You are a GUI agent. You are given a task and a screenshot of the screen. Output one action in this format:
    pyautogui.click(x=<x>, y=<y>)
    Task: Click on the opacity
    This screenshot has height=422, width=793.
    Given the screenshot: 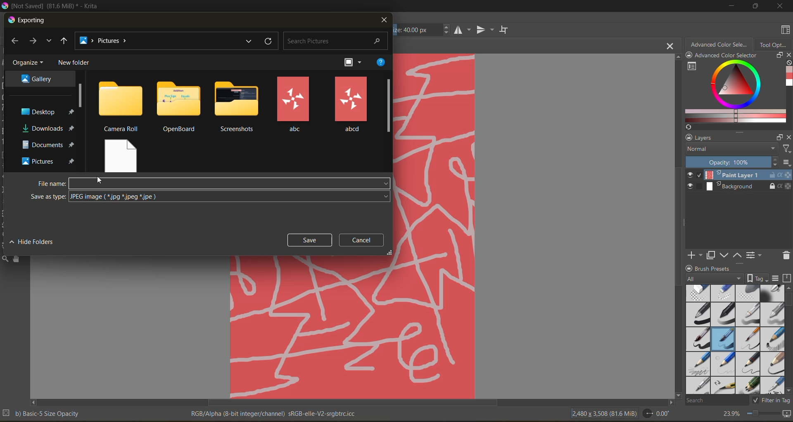 What is the action you would take?
    pyautogui.click(x=738, y=162)
    